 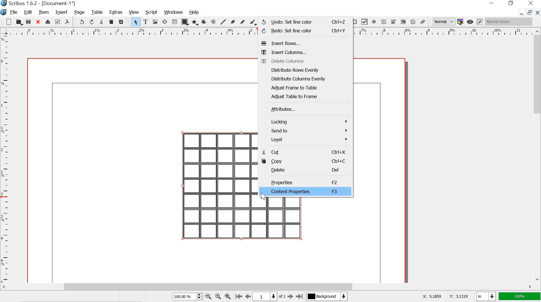 What do you see at coordinates (291, 297) in the screenshot?
I see `go to the next page` at bounding box center [291, 297].